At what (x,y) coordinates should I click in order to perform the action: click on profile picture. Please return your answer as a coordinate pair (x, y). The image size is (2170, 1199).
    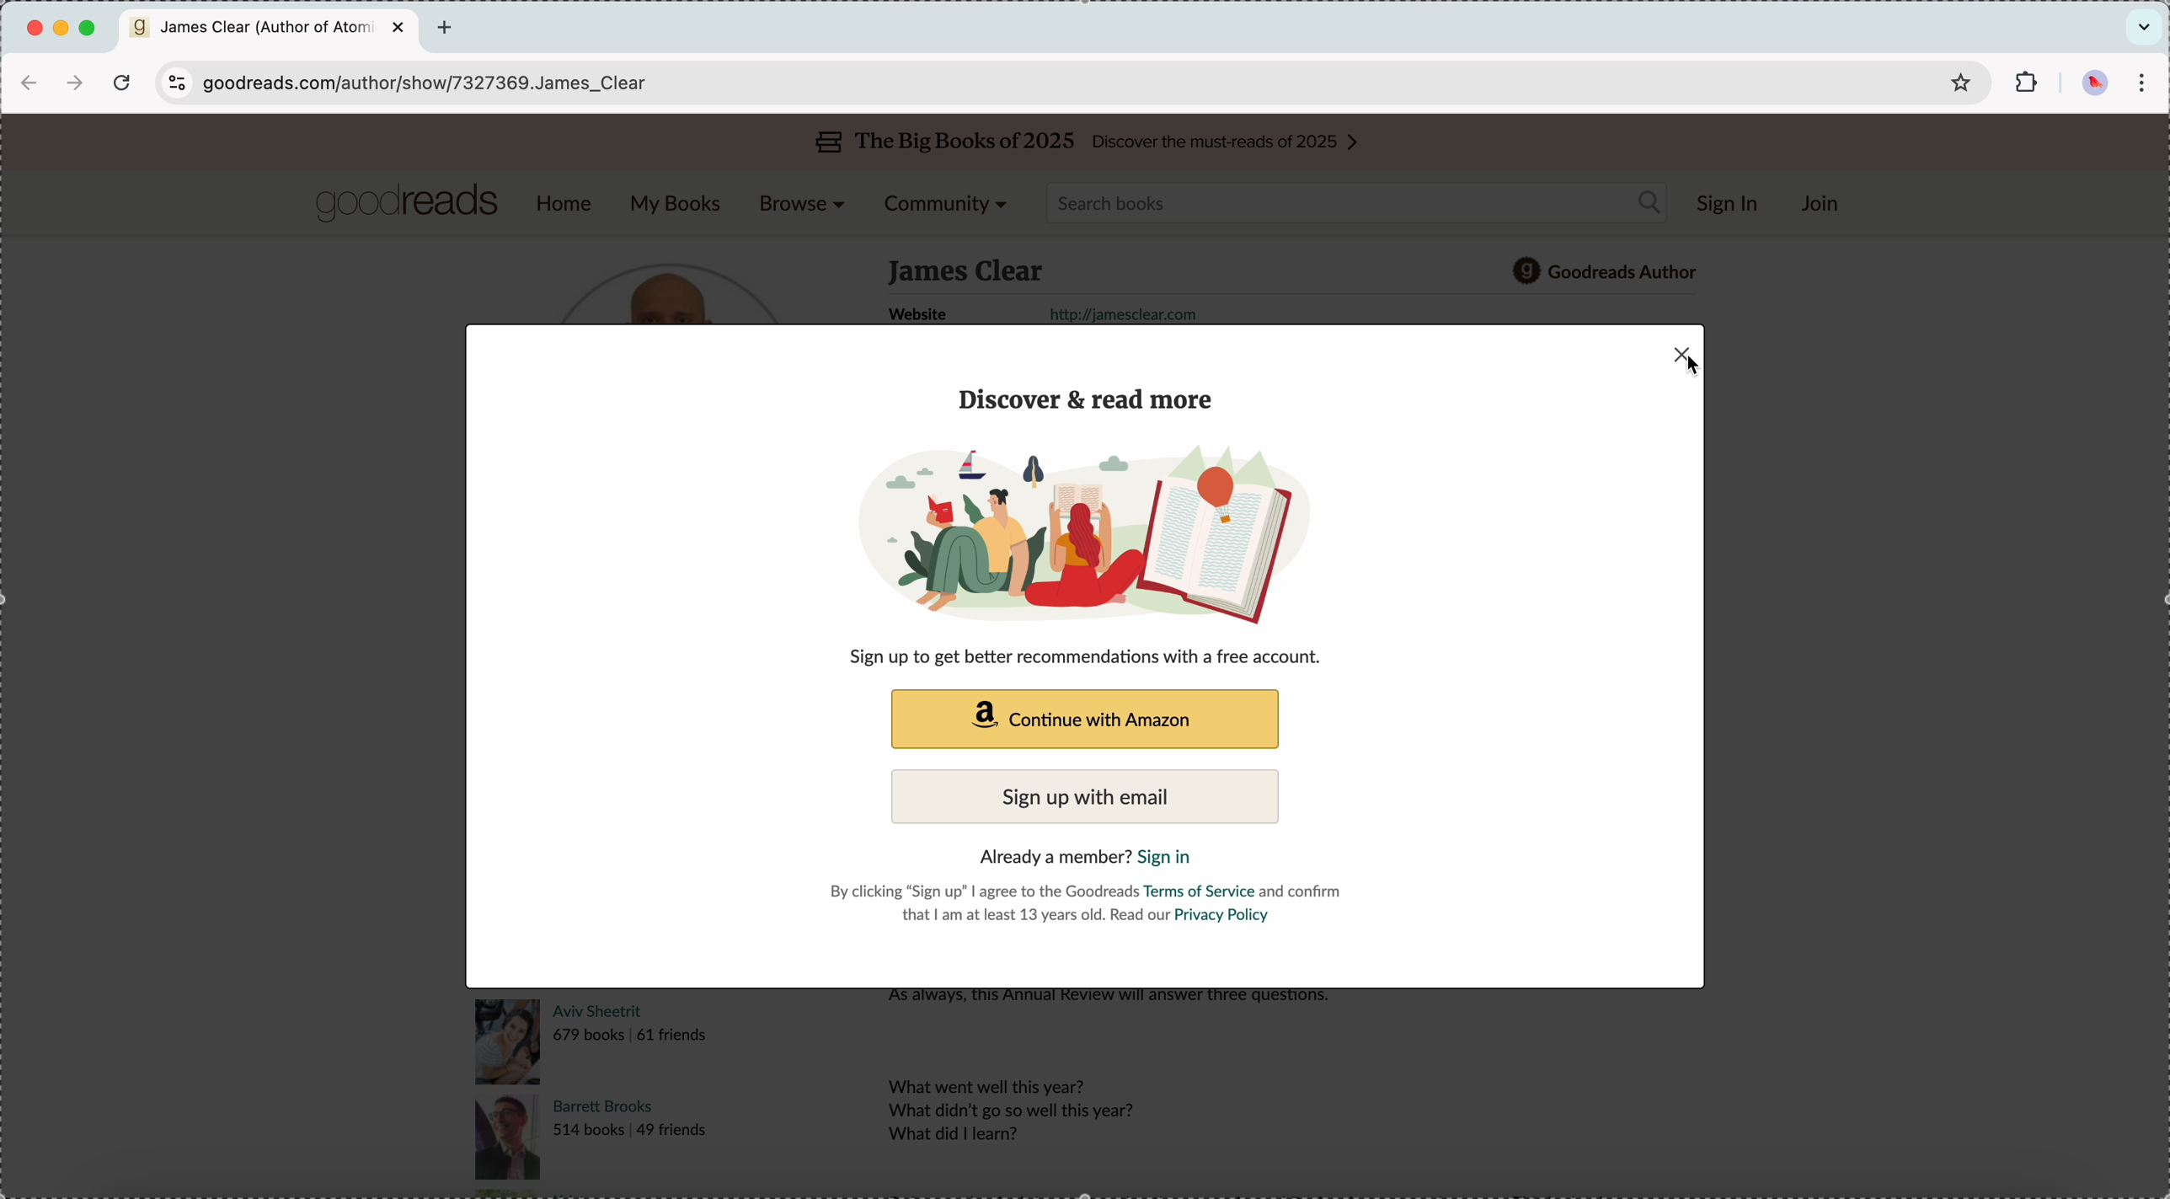
    Looking at the image, I should click on (2091, 83).